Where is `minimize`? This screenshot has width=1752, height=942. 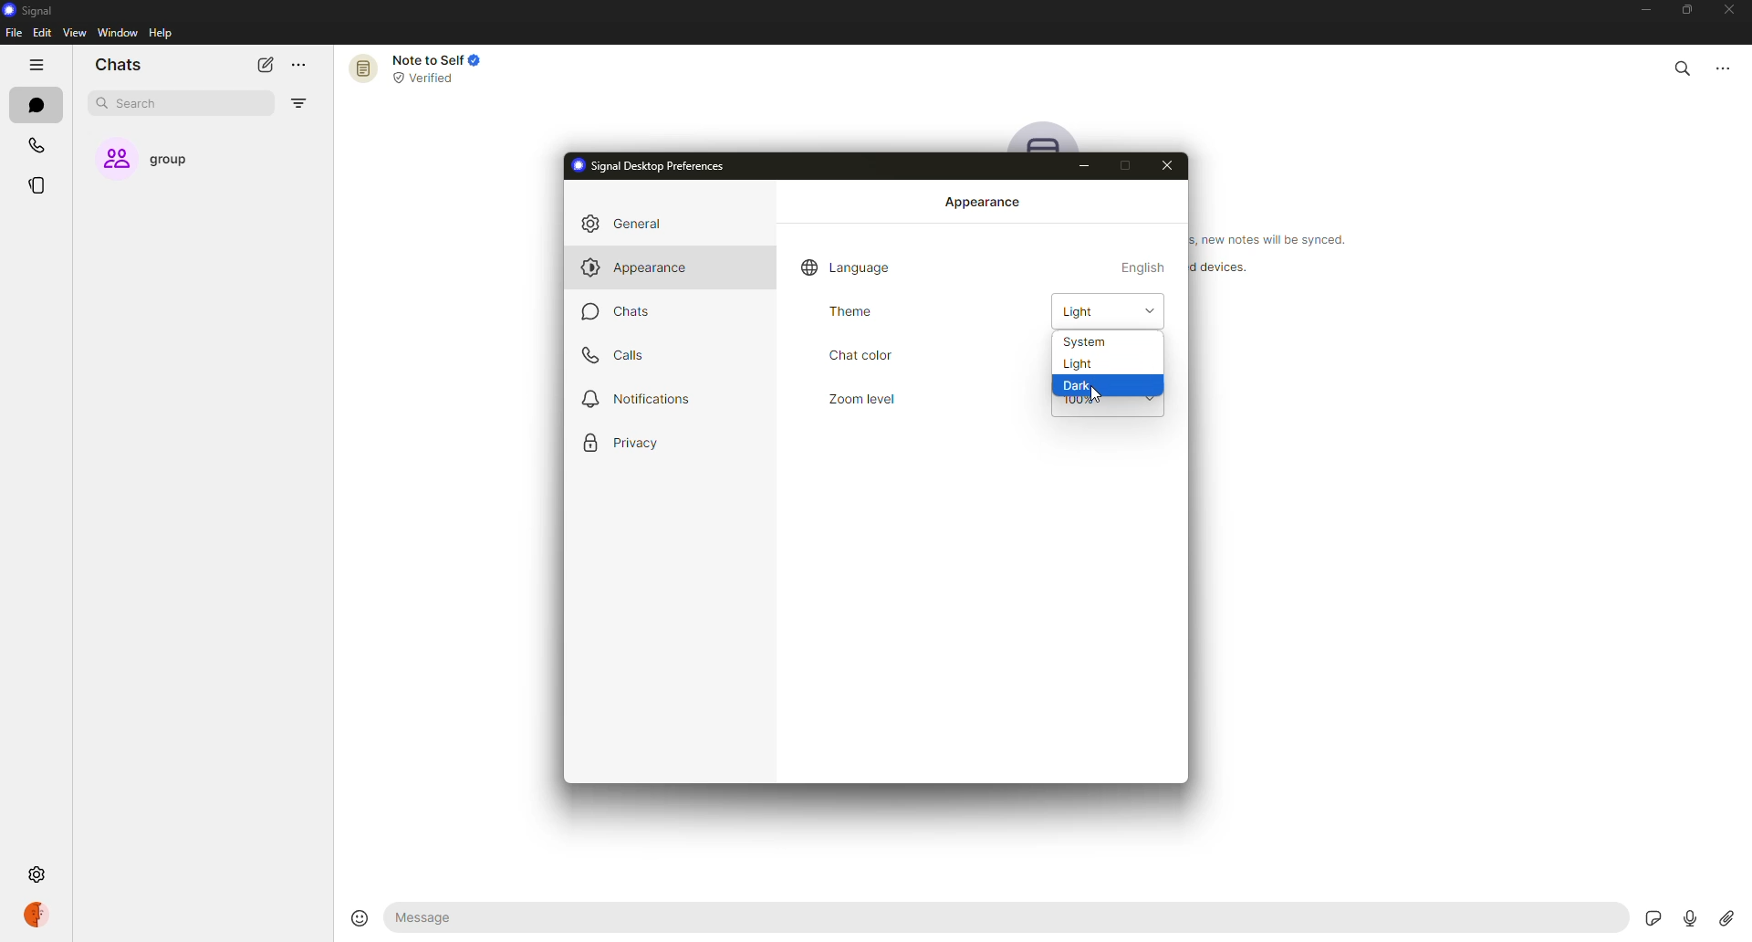 minimize is located at coordinates (1086, 165).